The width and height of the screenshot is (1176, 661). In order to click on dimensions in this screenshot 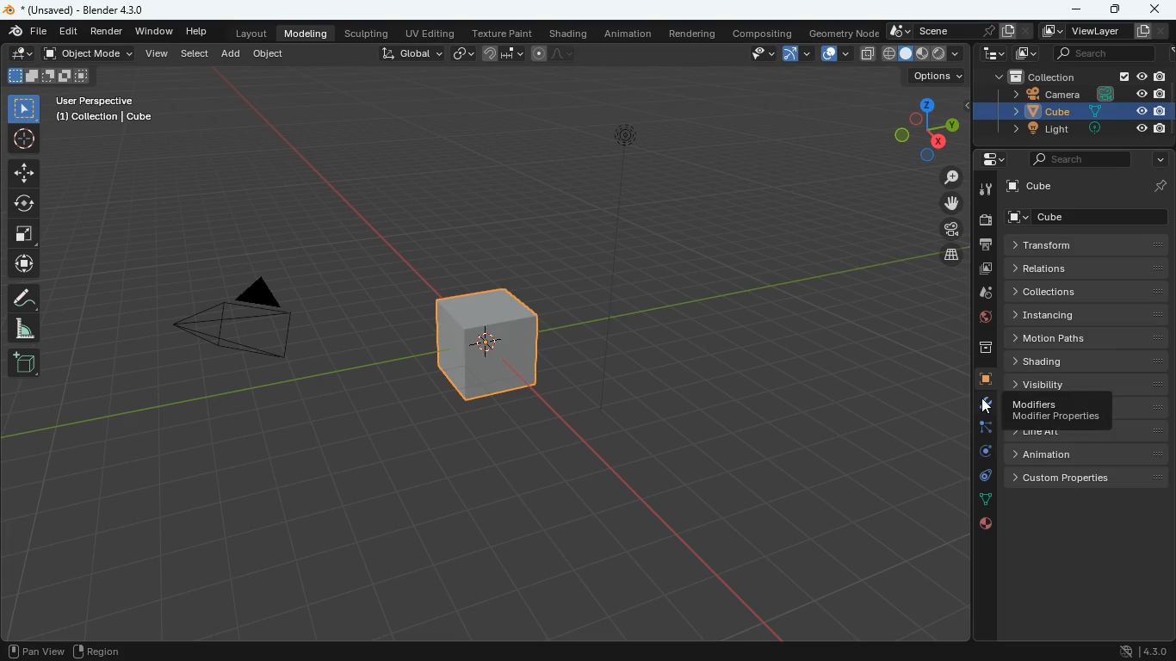, I will do `click(921, 128)`.